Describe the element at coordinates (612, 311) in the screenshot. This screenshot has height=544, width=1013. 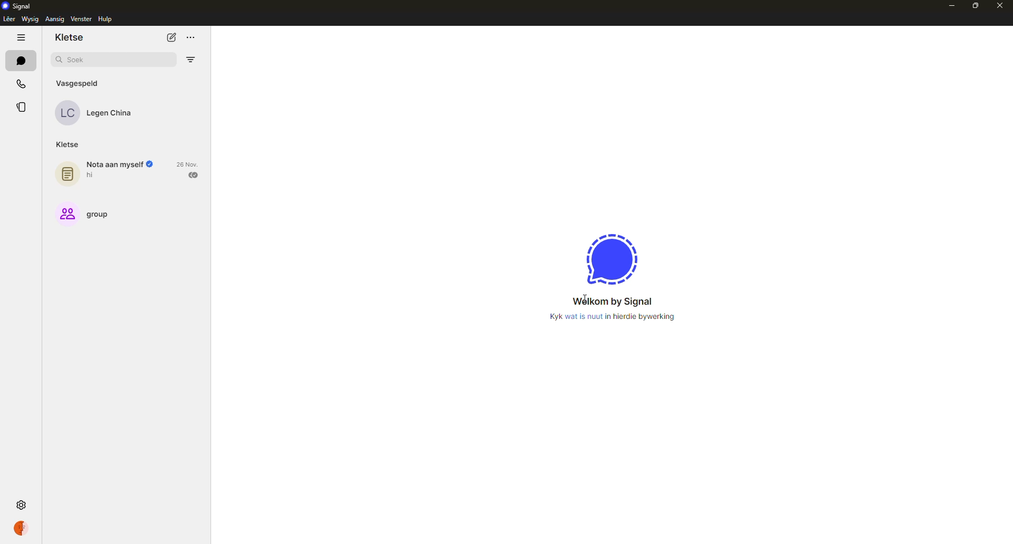
I see `language changed to afrikaans` at that location.